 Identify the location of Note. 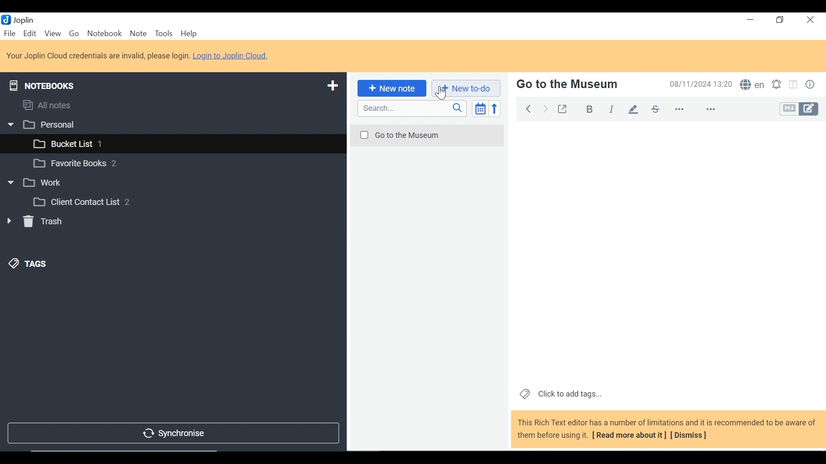
(138, 34).